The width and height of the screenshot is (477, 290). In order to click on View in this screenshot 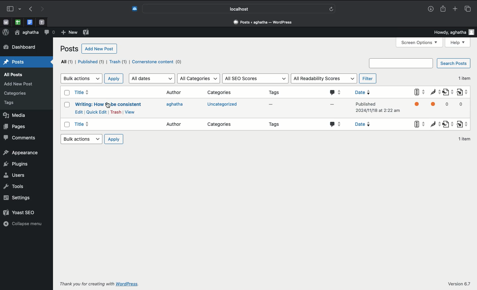, I will do `click(130, 112)`.